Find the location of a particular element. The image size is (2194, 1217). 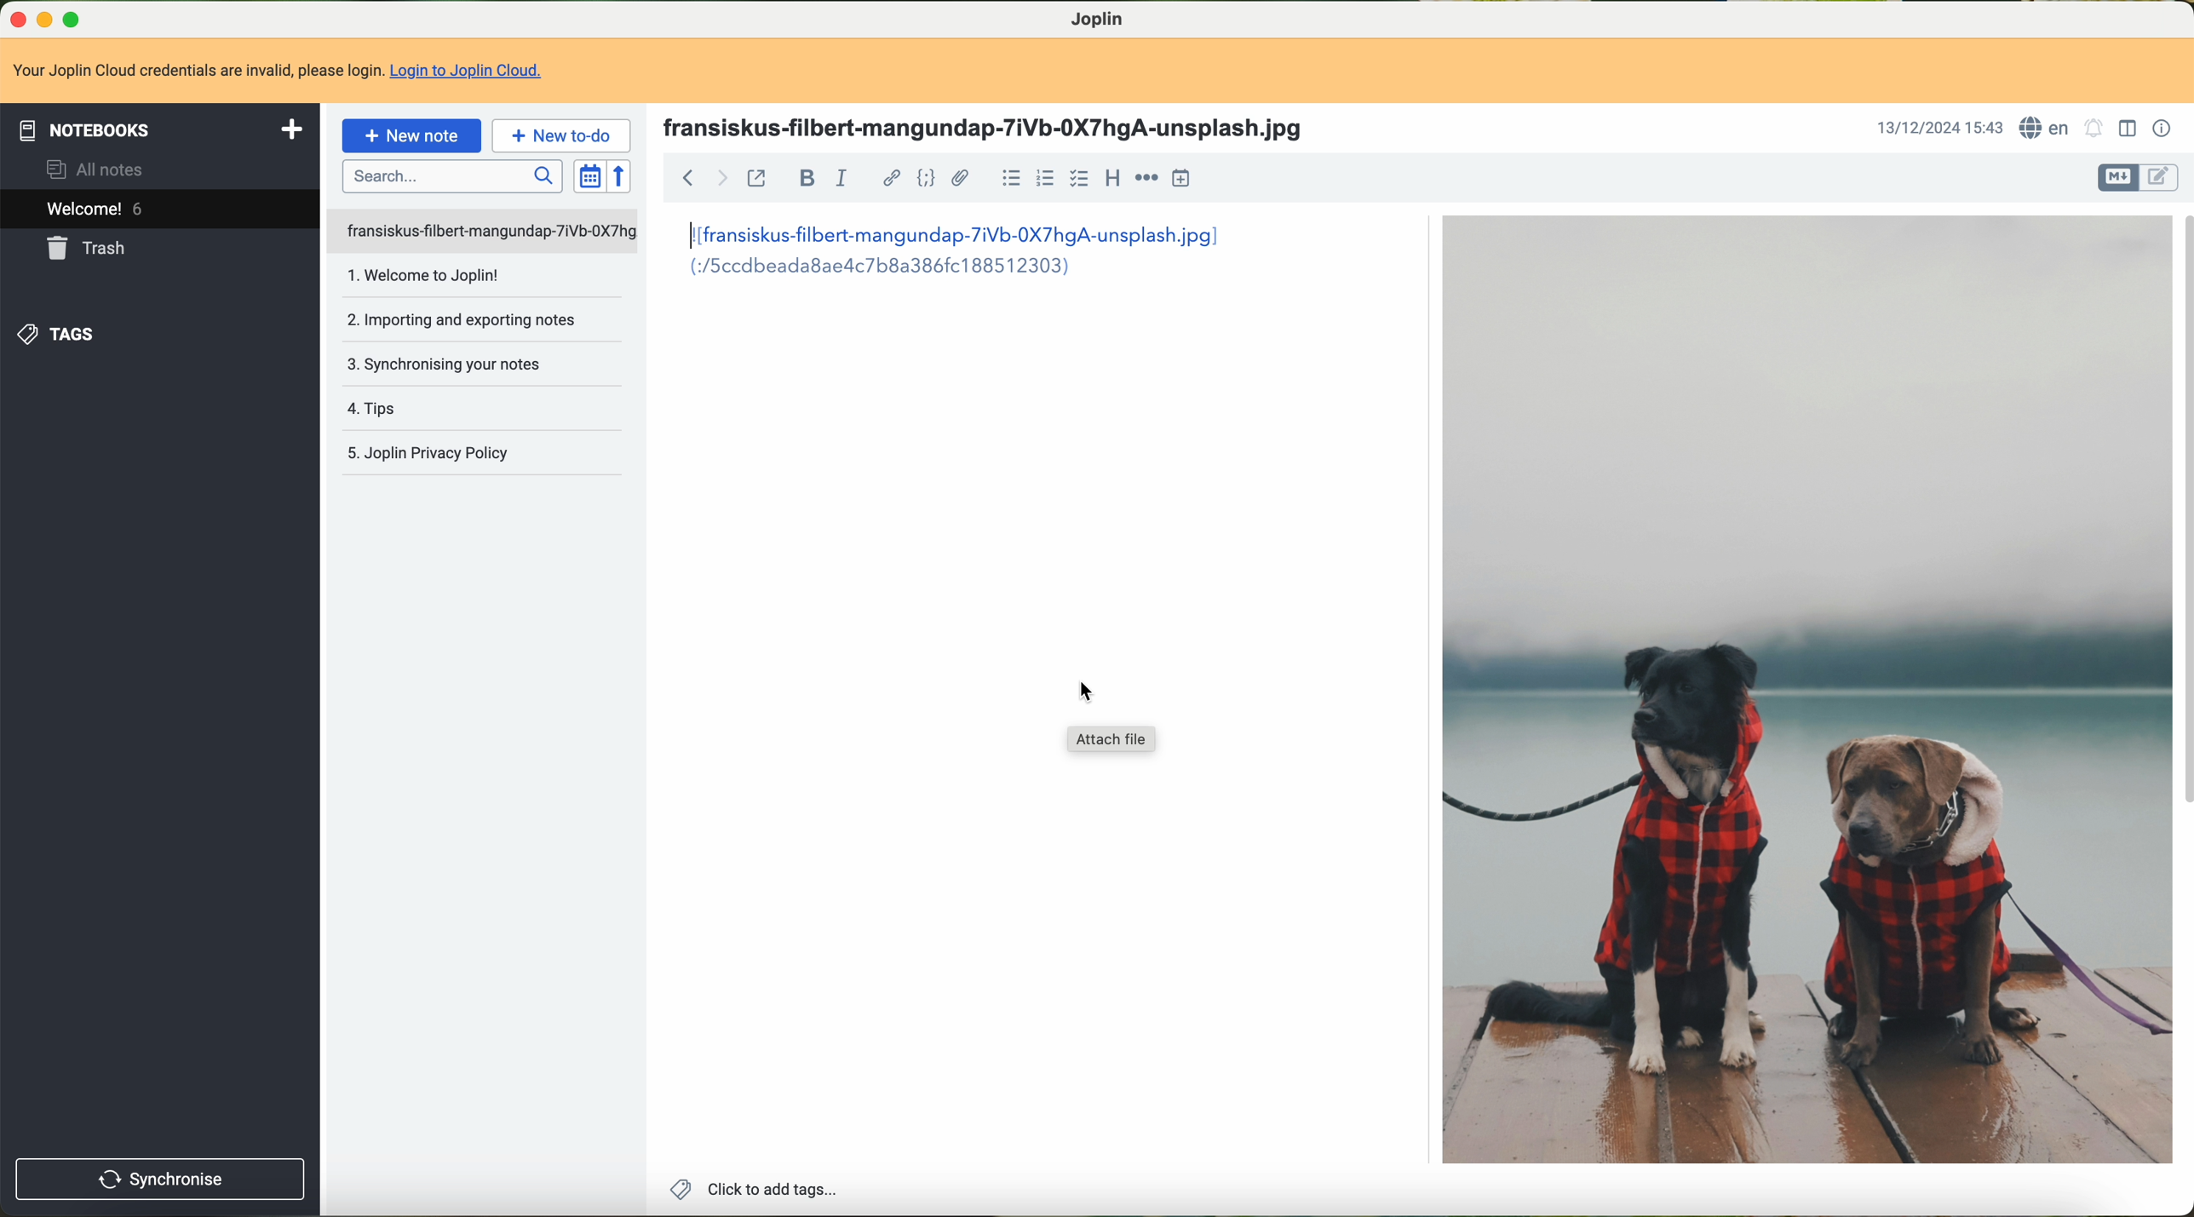

Joplin privacy policy is located at coordinates (428, 451).